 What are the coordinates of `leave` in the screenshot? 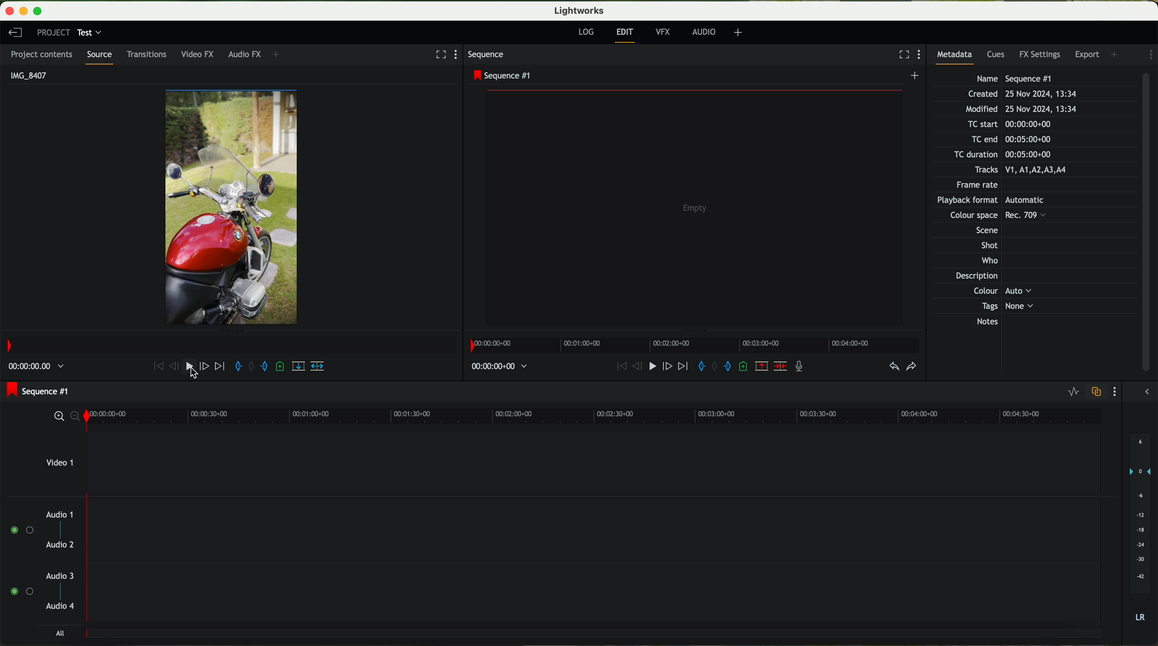 It's located at (14, 32).